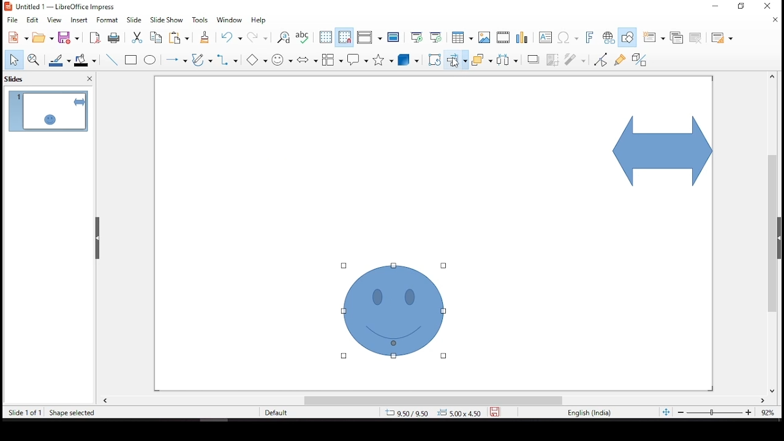  I want to click on zoom slider, so click(715, 412).